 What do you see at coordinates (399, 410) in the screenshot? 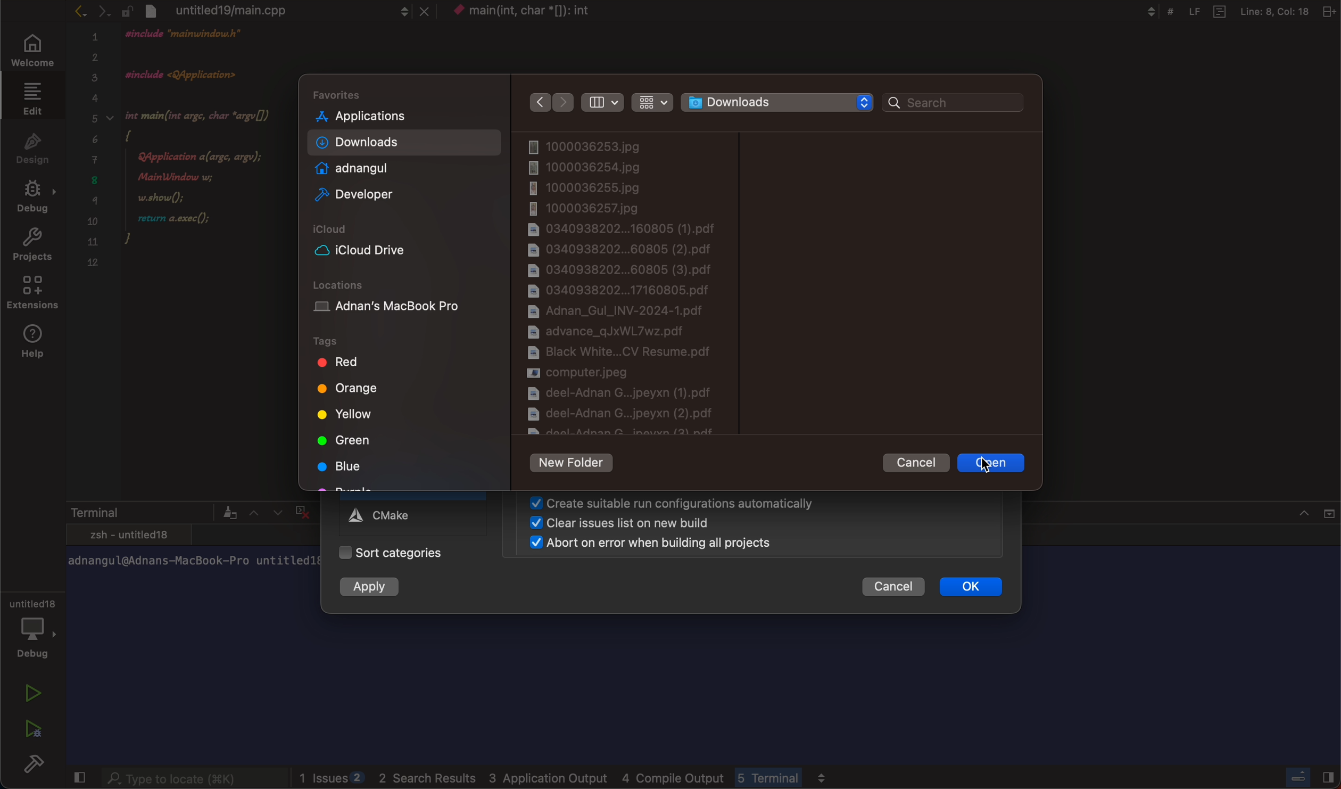
I see `tags` at bounding box center [399, 410].